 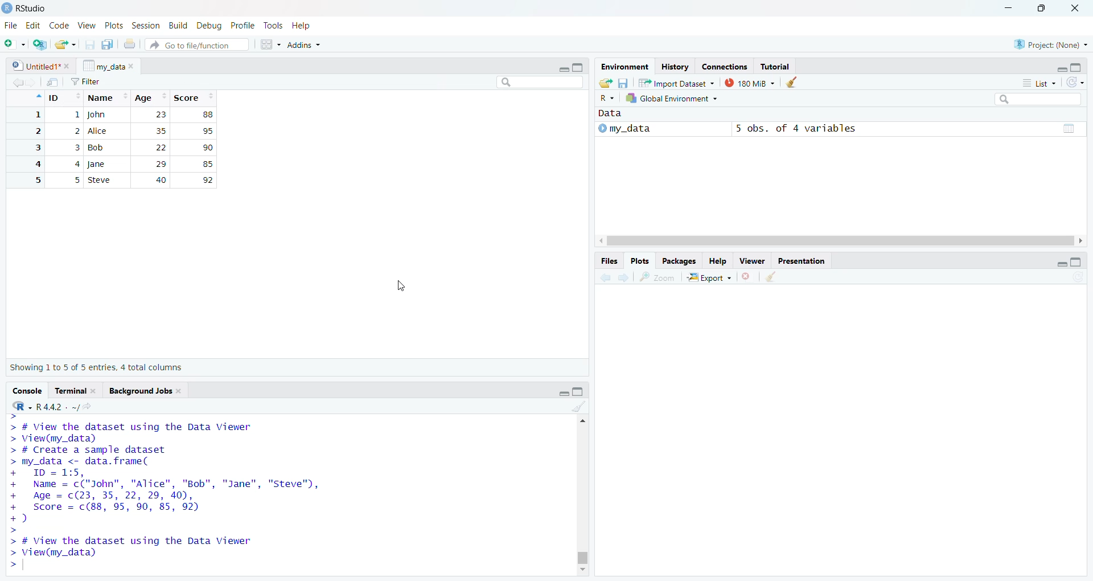 I want to click on Zoom, so click(x=167, y=83).